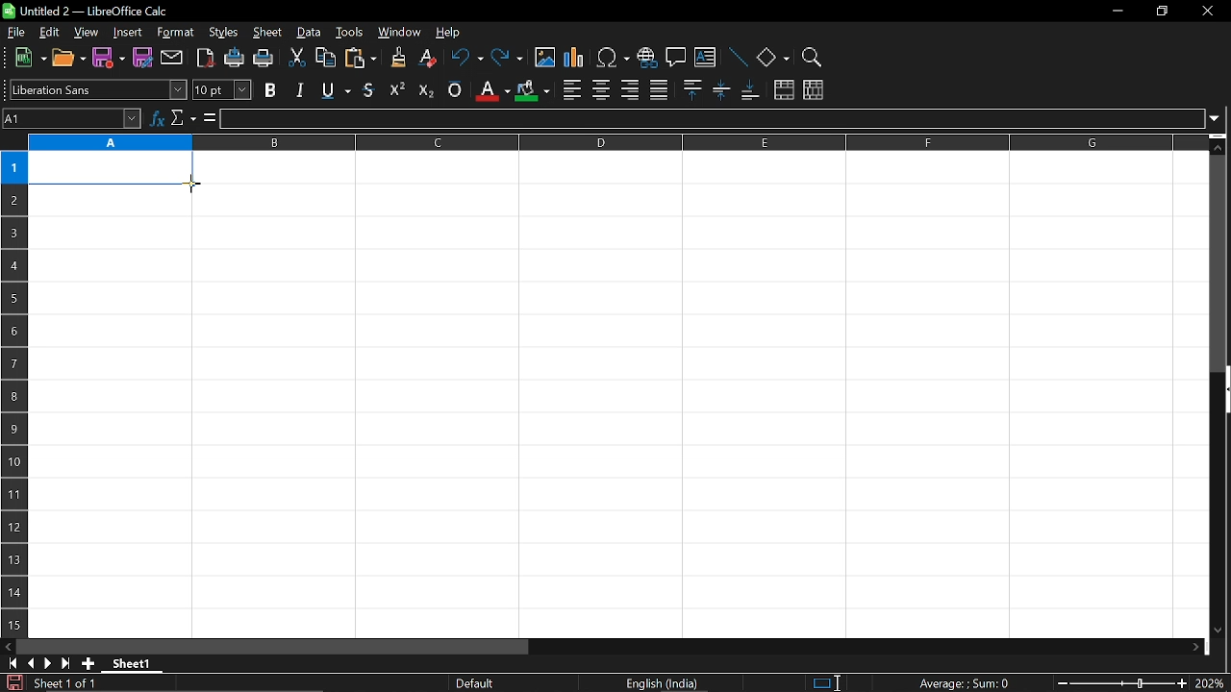  Describe the element at coordinates (298, 58) in the screenshot. I see `cut` at that location.